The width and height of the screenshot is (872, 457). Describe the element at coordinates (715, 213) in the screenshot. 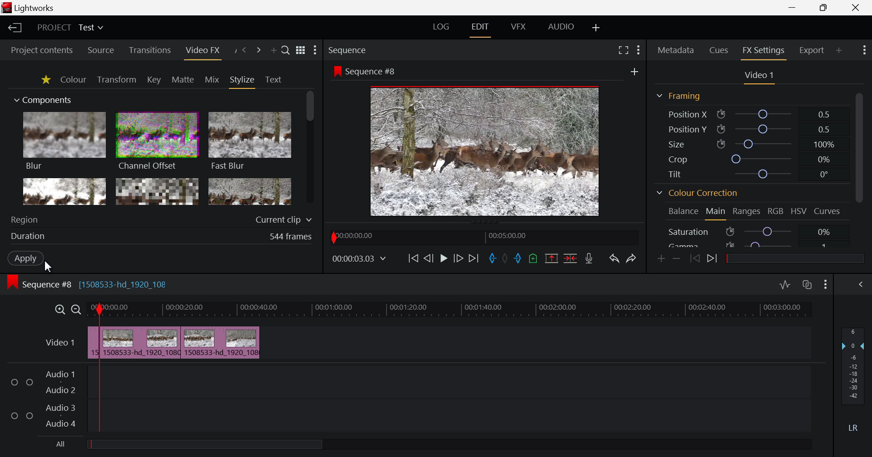

I see `Main Tab Open` at that location.